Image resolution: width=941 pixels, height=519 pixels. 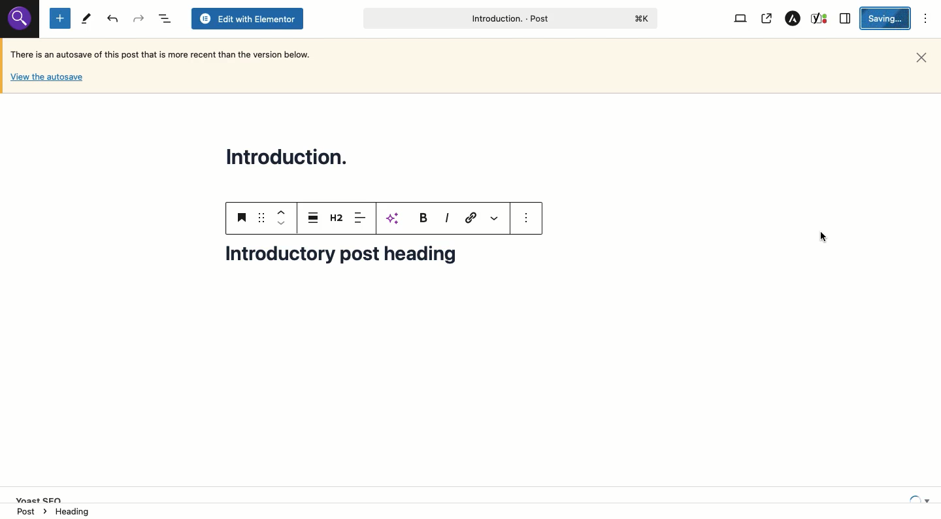 What do you see at coordinates (262, 217) in the screenshot?
I see `Drag` at bounding box center [262, 217].